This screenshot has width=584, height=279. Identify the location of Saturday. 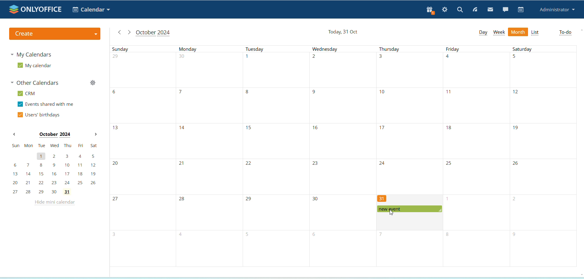
(544, 156).